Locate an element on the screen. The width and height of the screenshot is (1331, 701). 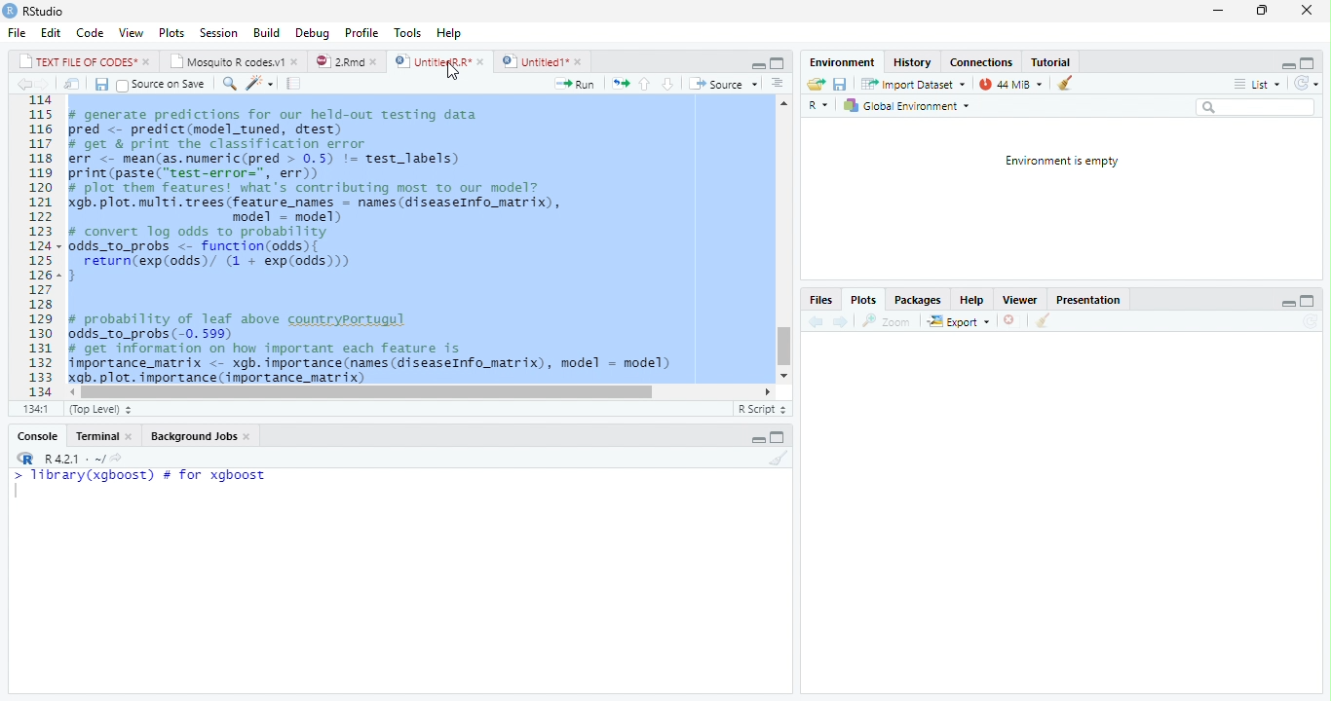
Scroll is located at coordinates (784, 239).